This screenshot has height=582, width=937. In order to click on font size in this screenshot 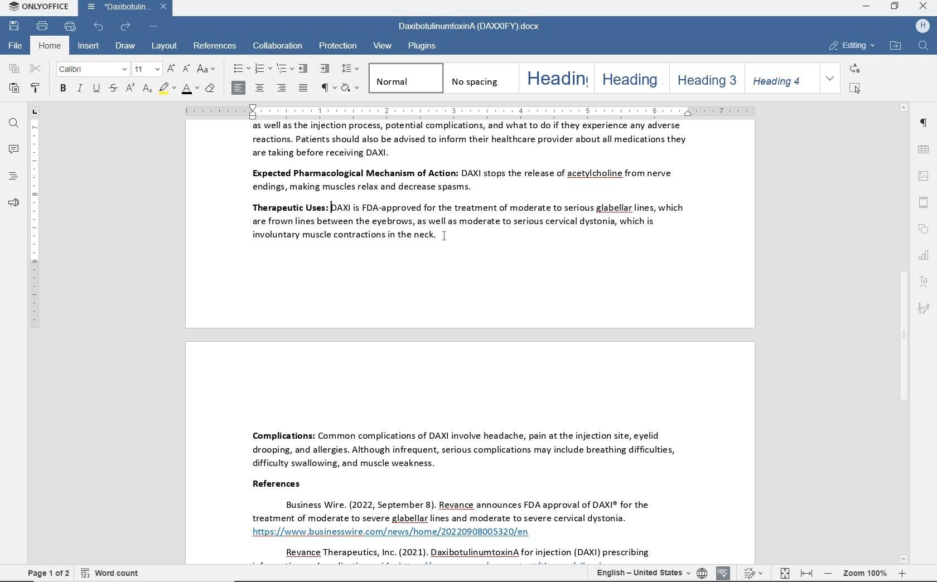, I will do `click(146, 70)`.